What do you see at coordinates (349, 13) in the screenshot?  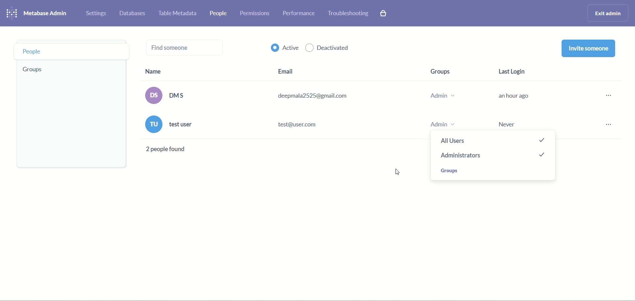 I see `troubleshooting` at bounding box center [349, 13].